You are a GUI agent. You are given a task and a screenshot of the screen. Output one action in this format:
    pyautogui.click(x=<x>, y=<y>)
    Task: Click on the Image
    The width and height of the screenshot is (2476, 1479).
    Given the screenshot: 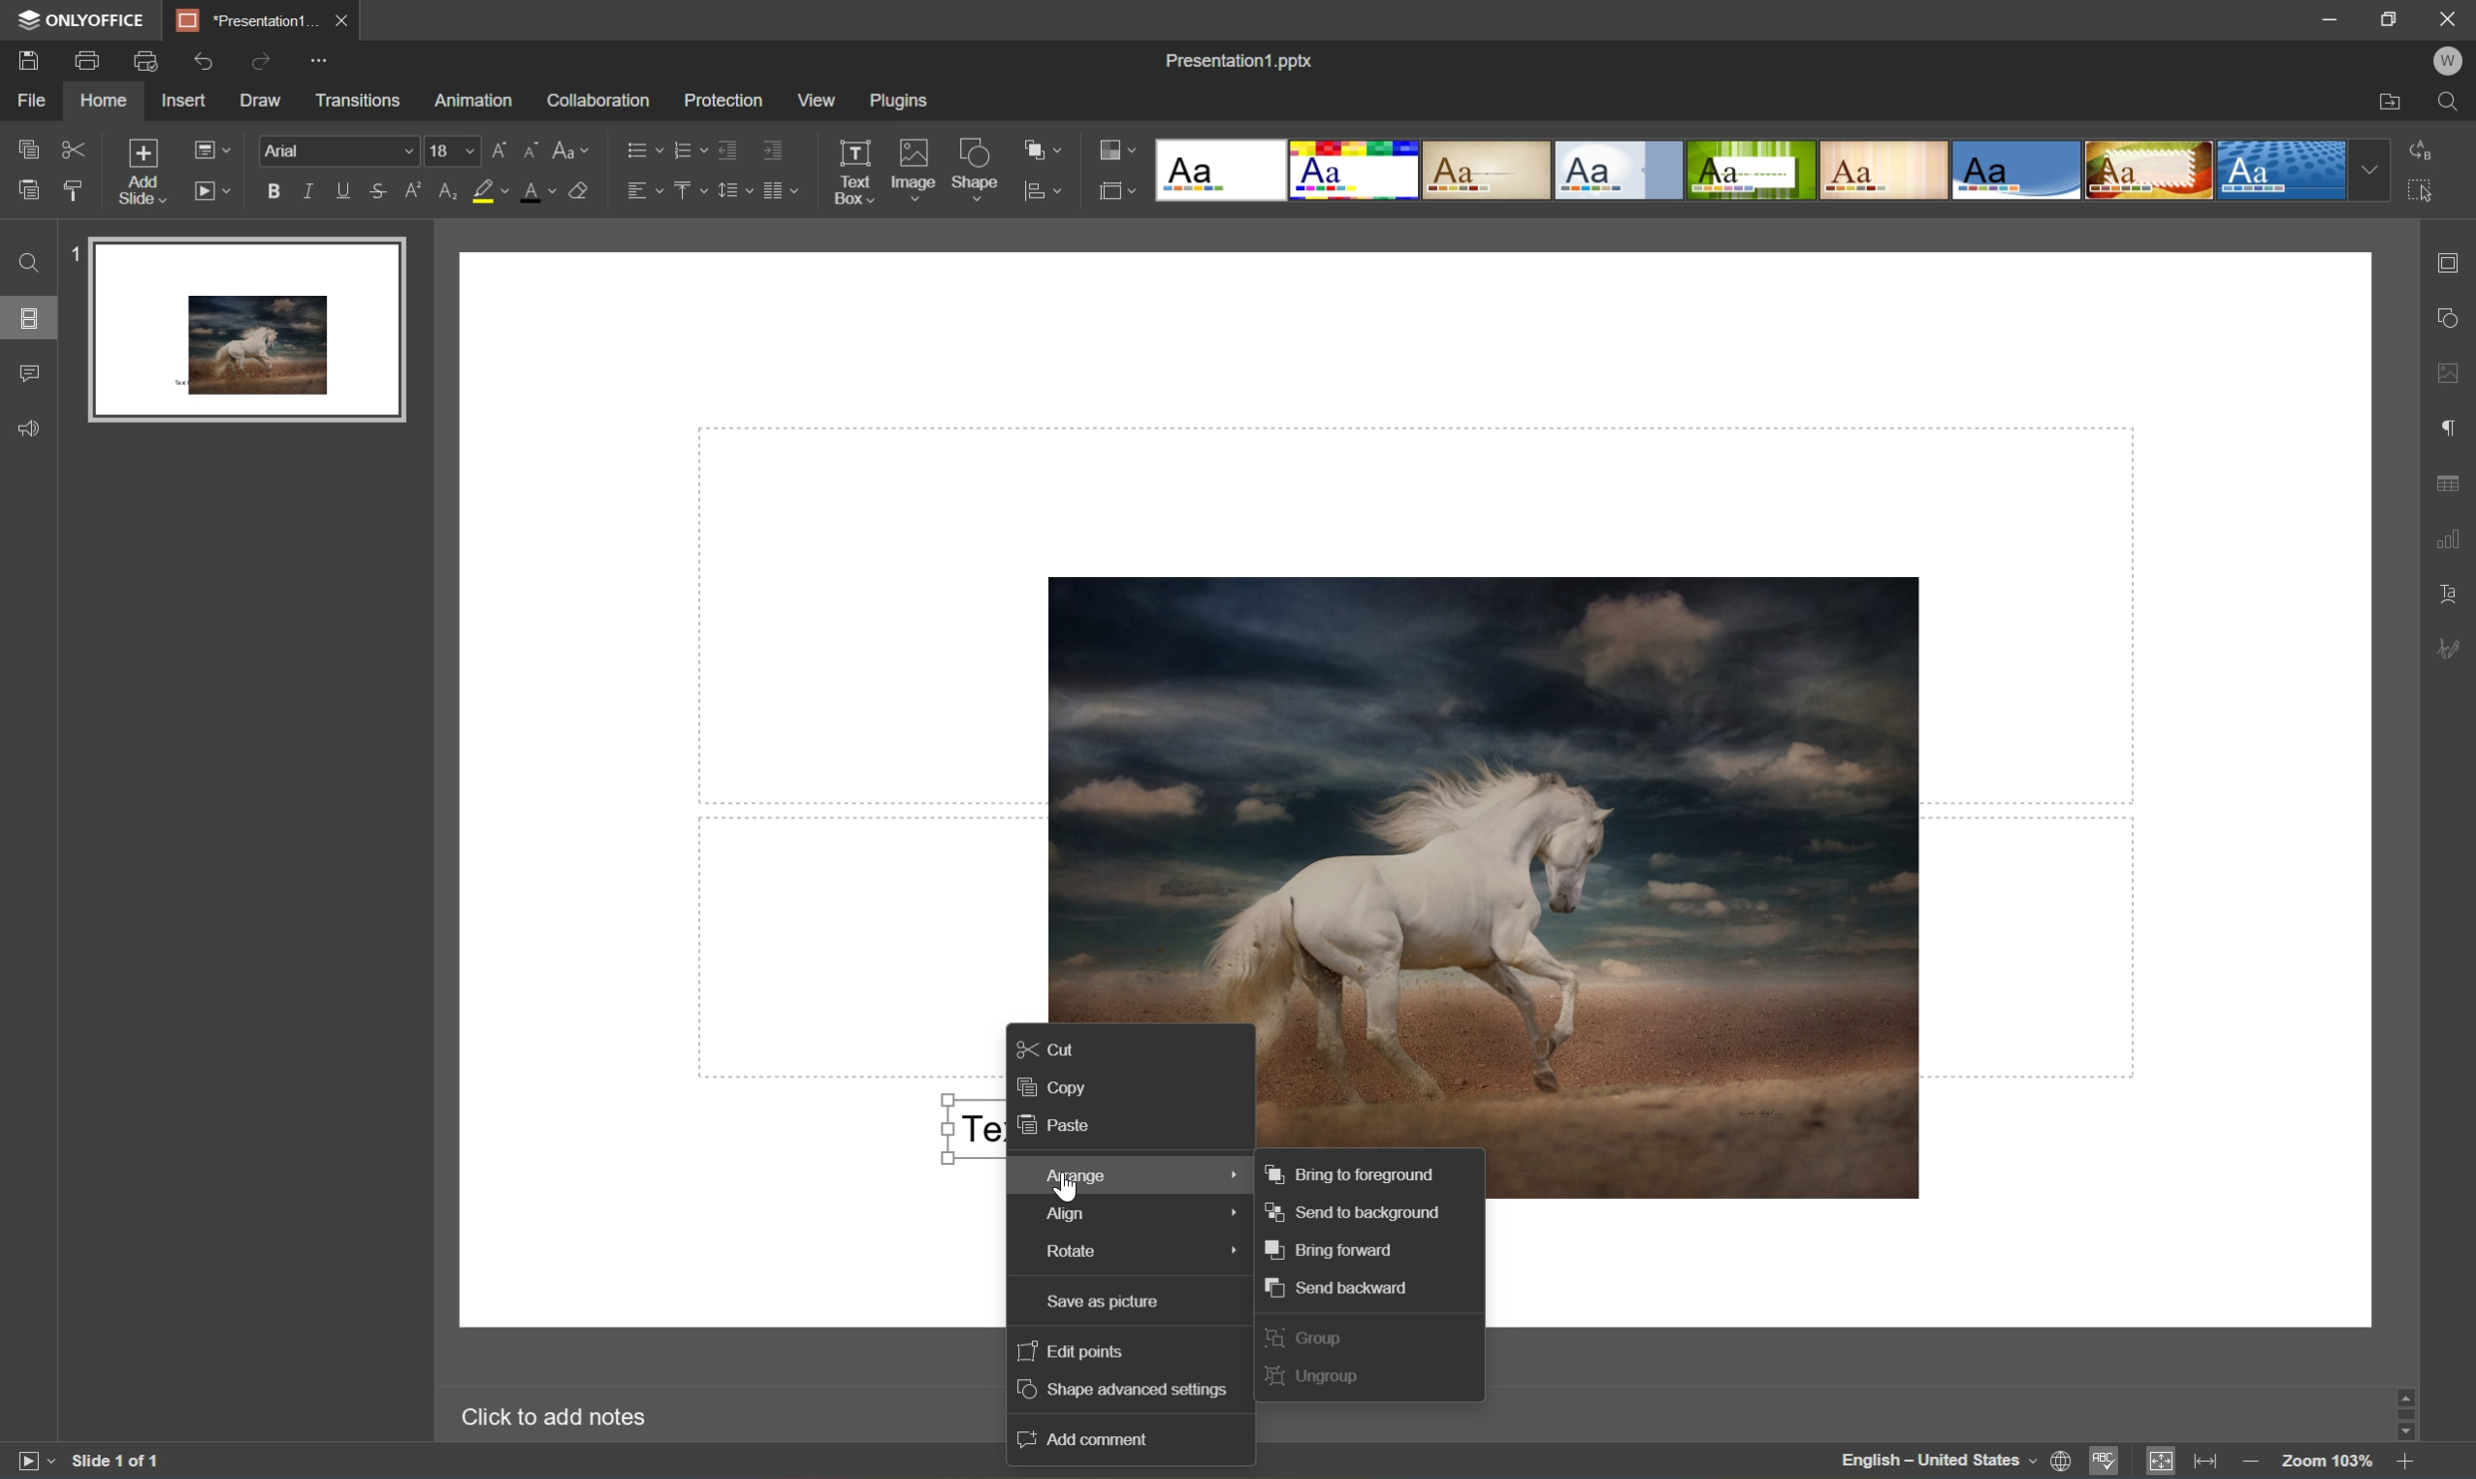 What is the action you would take?
    pyautogui.click(x=911, y=169)
    